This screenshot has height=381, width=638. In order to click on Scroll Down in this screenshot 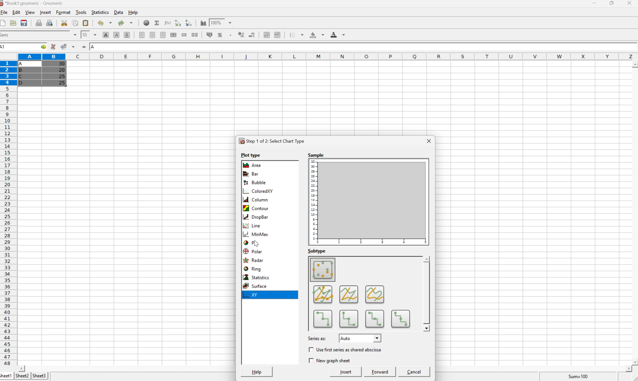, I will do `click(634, 361)`.